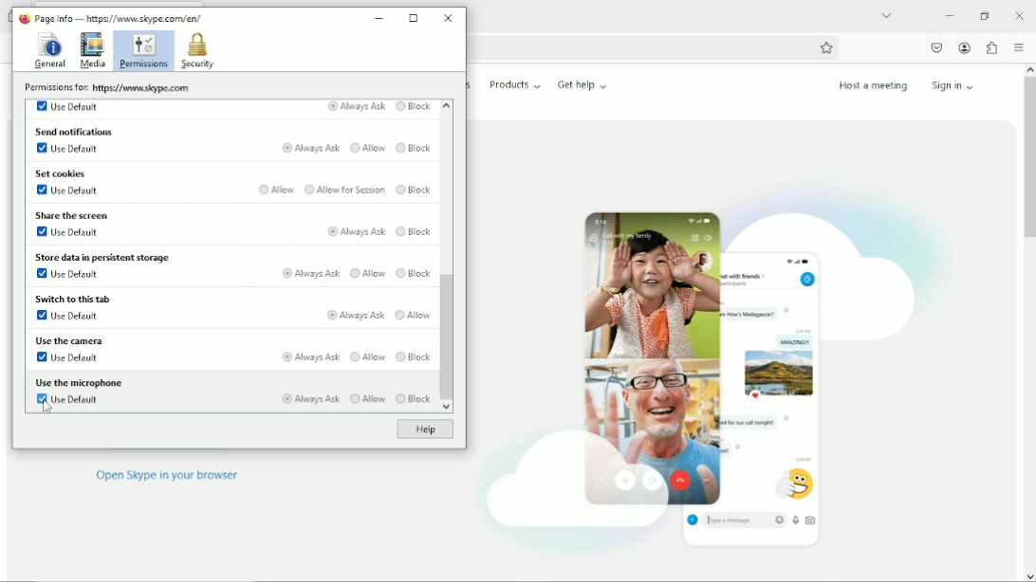 The image size is (1036, 582). I want to click on Media, so click(92, 50).